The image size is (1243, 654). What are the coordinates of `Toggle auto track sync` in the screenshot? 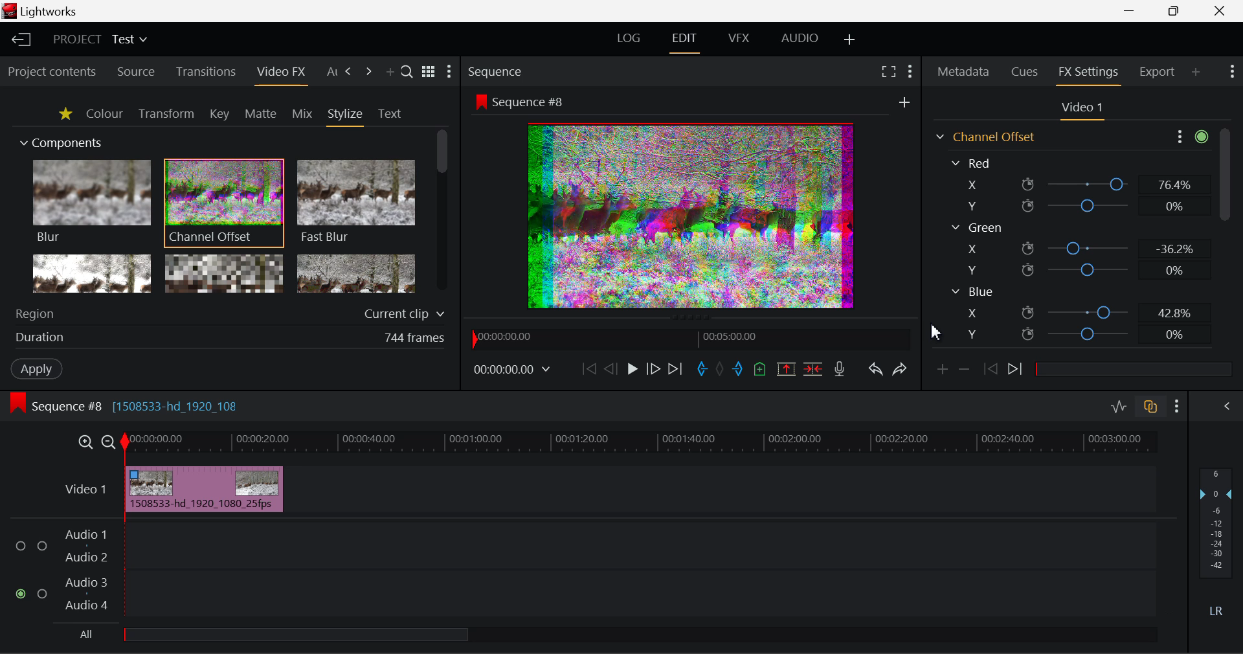 It's located at (1149, 407).